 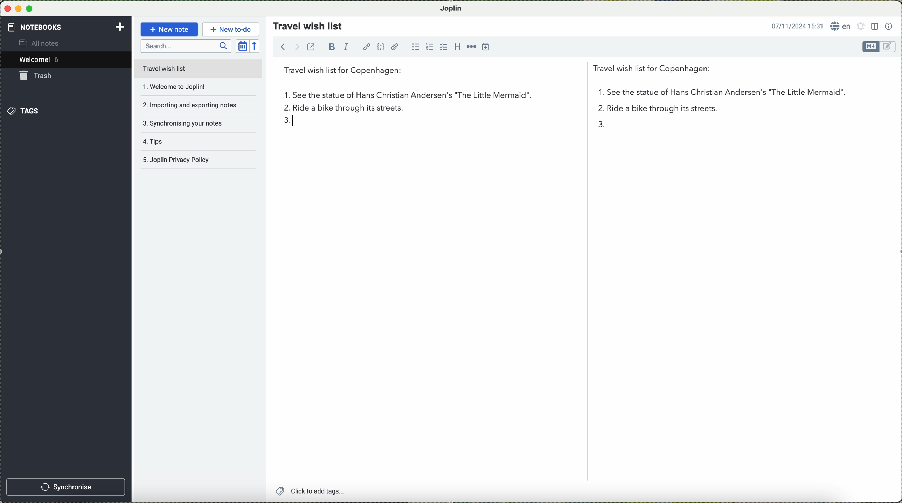 I want to click on click to add tags, so click(x=328, y=491).